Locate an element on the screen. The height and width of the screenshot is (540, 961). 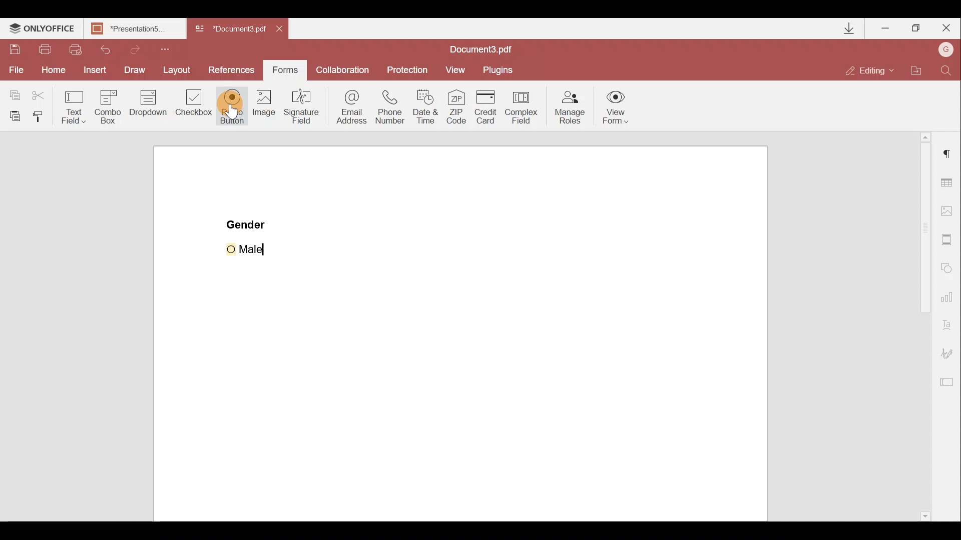
Signature settings is located at coordinates (951, 353).